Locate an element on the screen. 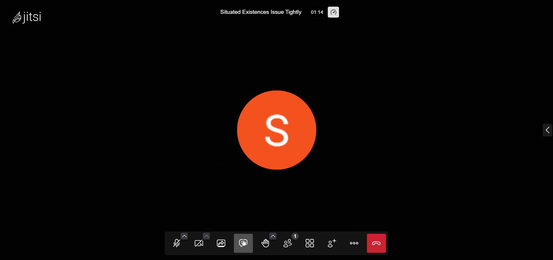 This screenshot has height=260, width=553. screen share is located at coordinates (222, 244).